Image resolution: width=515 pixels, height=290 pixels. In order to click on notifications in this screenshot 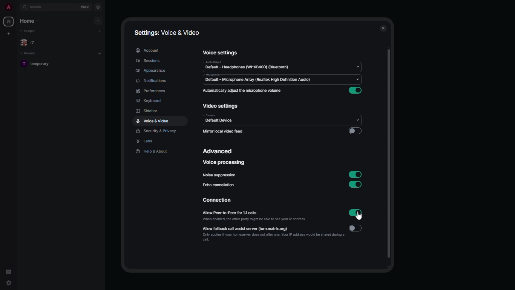, I will do `click(152, 81)`.